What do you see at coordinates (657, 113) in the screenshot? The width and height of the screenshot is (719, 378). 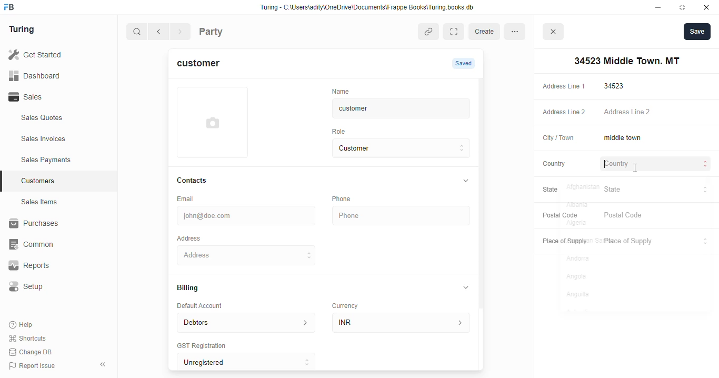 I see `Address Line 2` at bounding box center [657, 113].